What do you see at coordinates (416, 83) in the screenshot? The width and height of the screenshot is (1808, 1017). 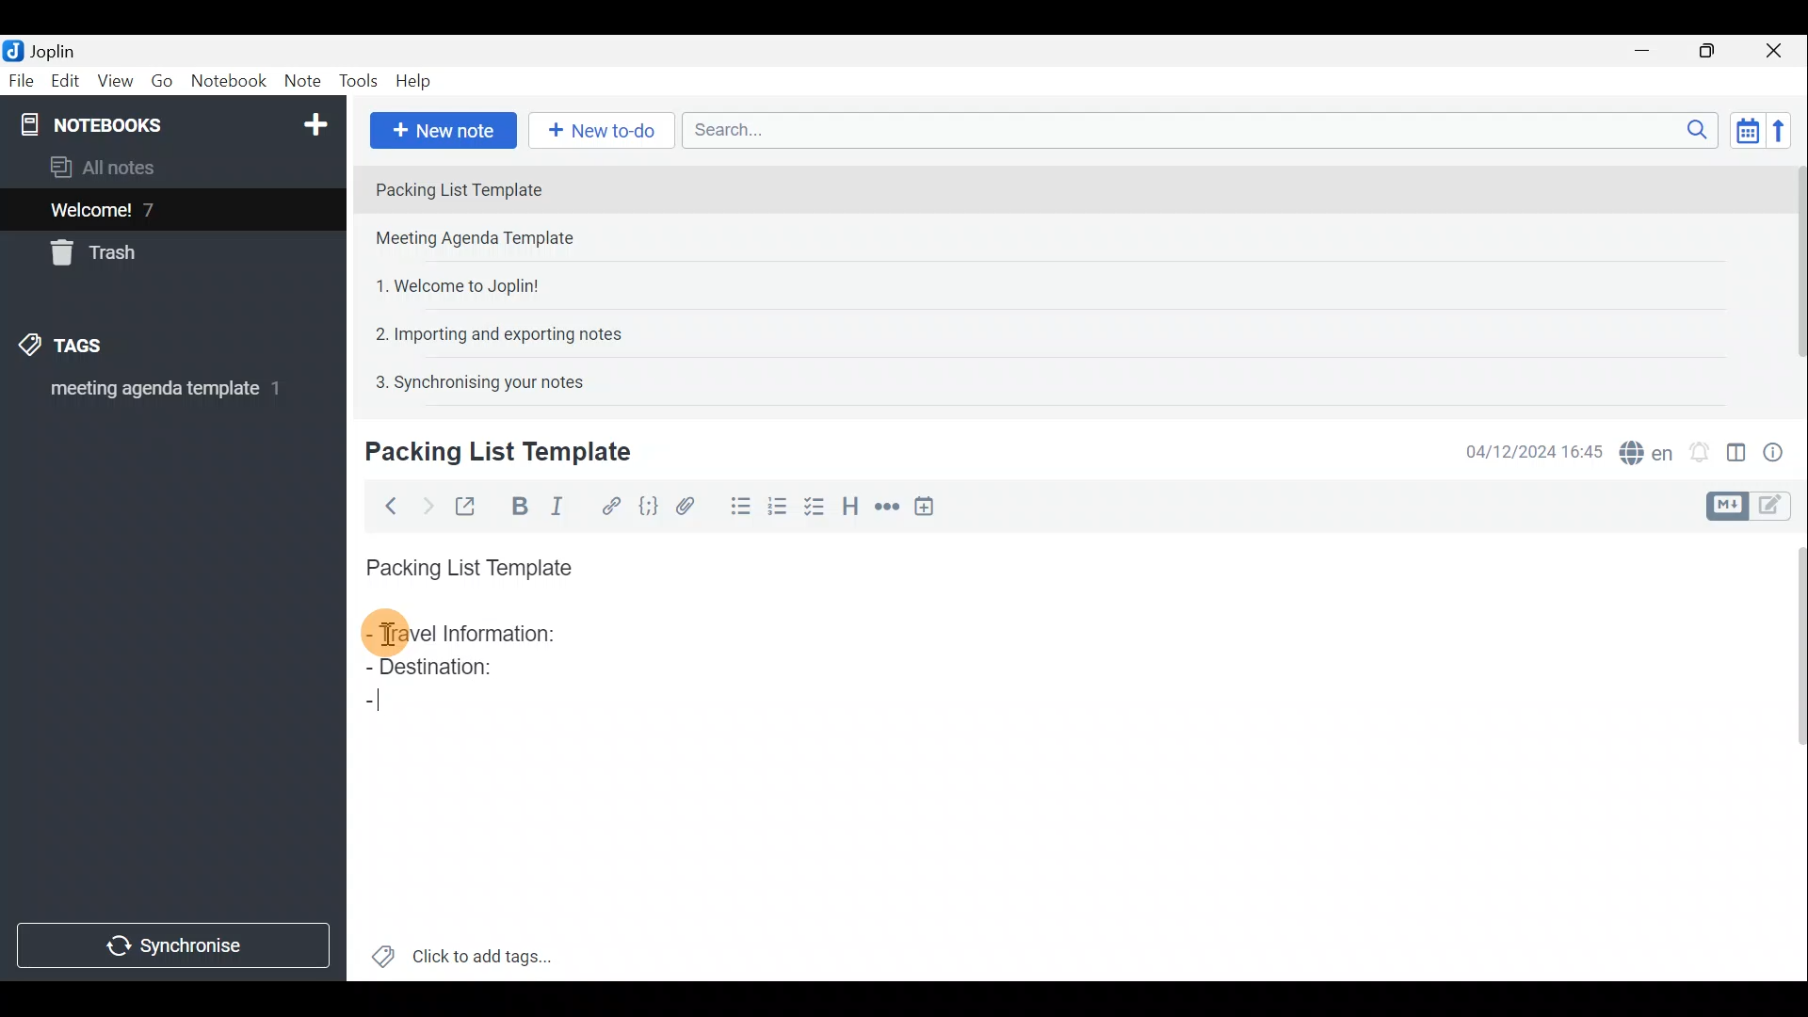 I see `Help` at bounding box center [416, 83].